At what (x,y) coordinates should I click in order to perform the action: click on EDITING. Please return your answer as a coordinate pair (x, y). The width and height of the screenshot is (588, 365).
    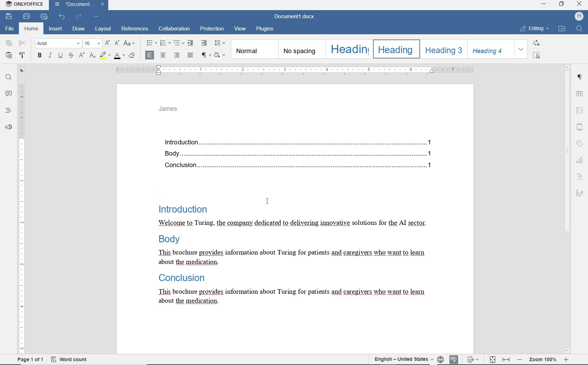
    Looking at the image, I should click on (535, 29).